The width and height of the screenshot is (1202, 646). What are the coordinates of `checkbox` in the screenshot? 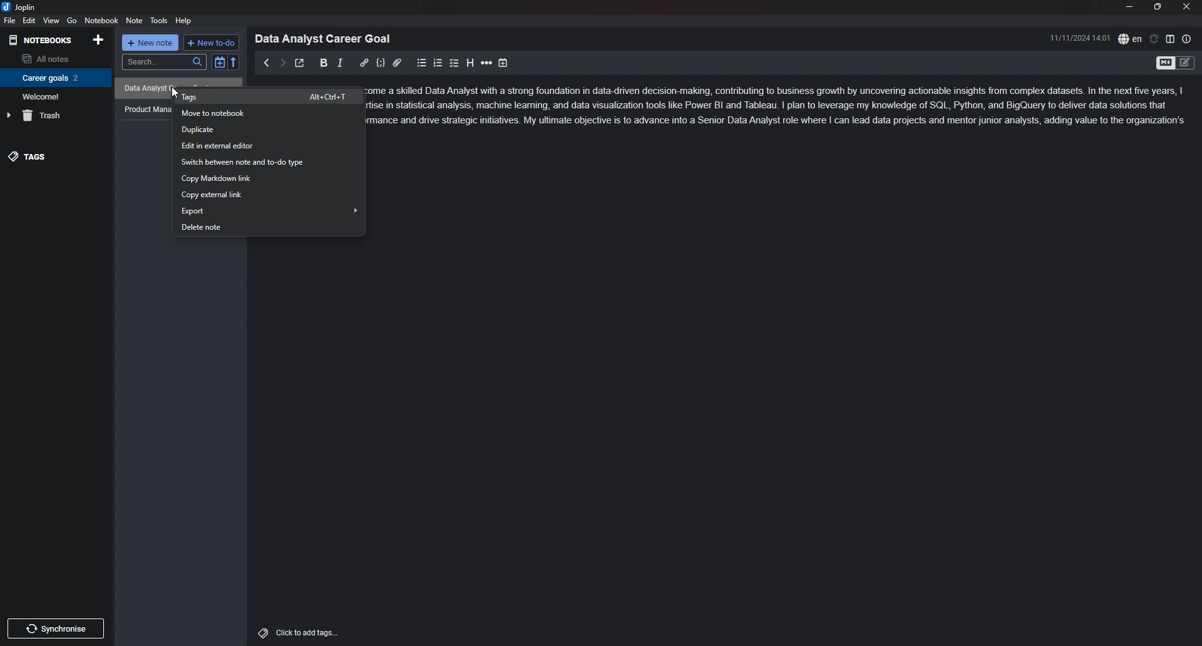 It's located at (455, 63).